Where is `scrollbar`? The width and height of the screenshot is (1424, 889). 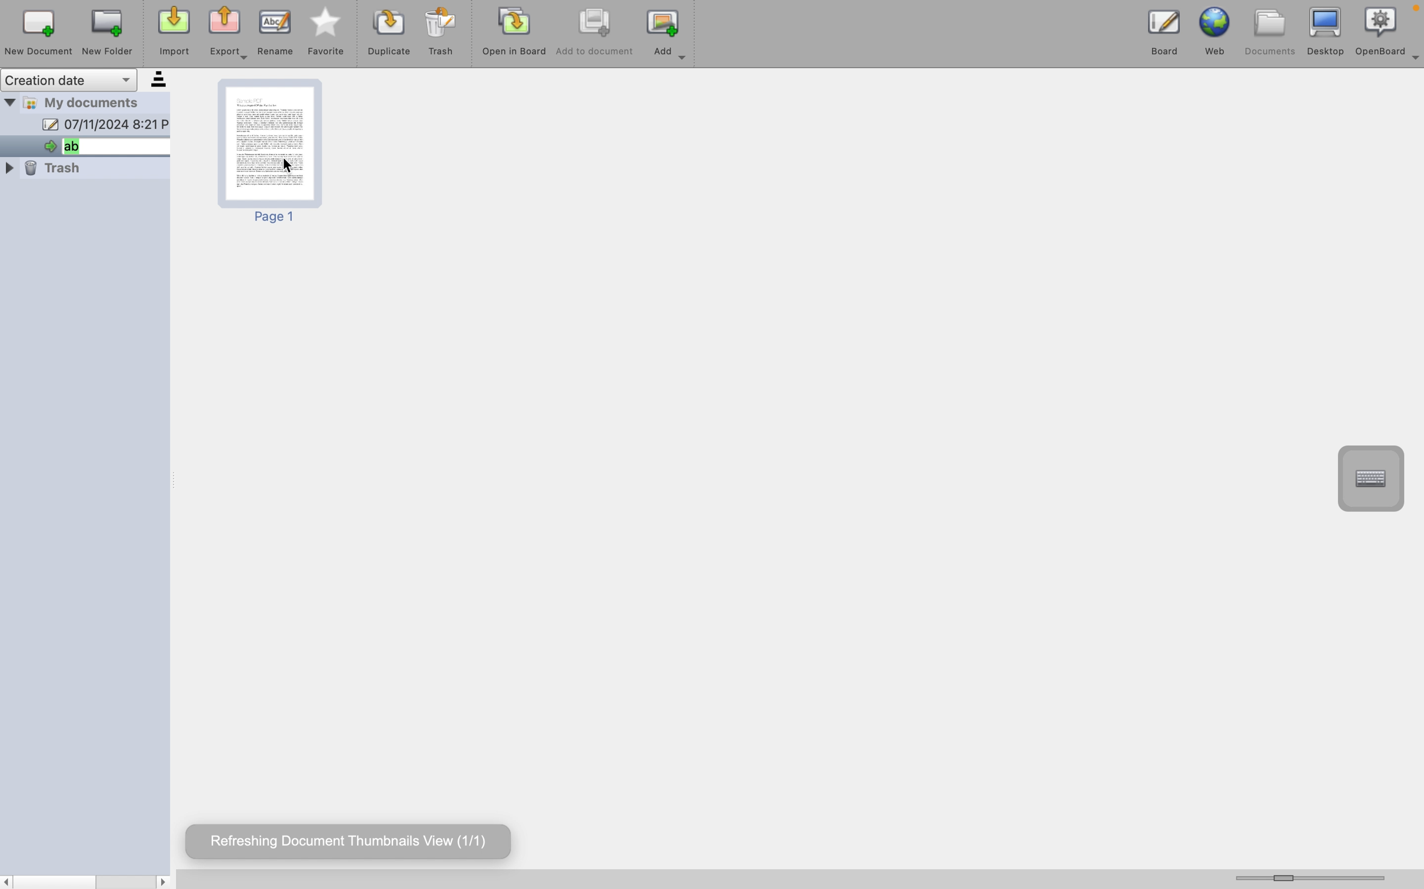 scrollbar is located at coordinates (87, 881).